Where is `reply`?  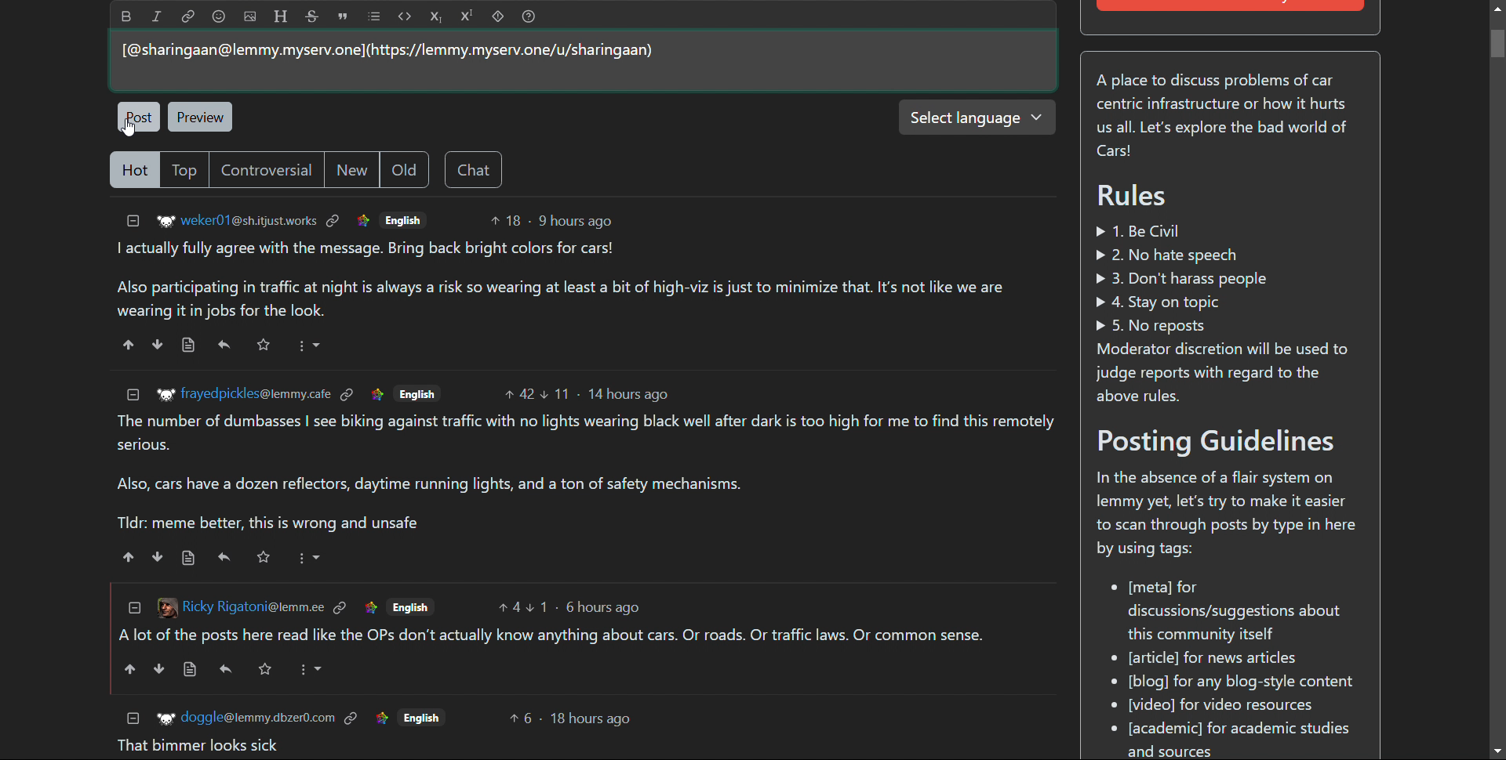 reply is located at coordinates (224, 346).